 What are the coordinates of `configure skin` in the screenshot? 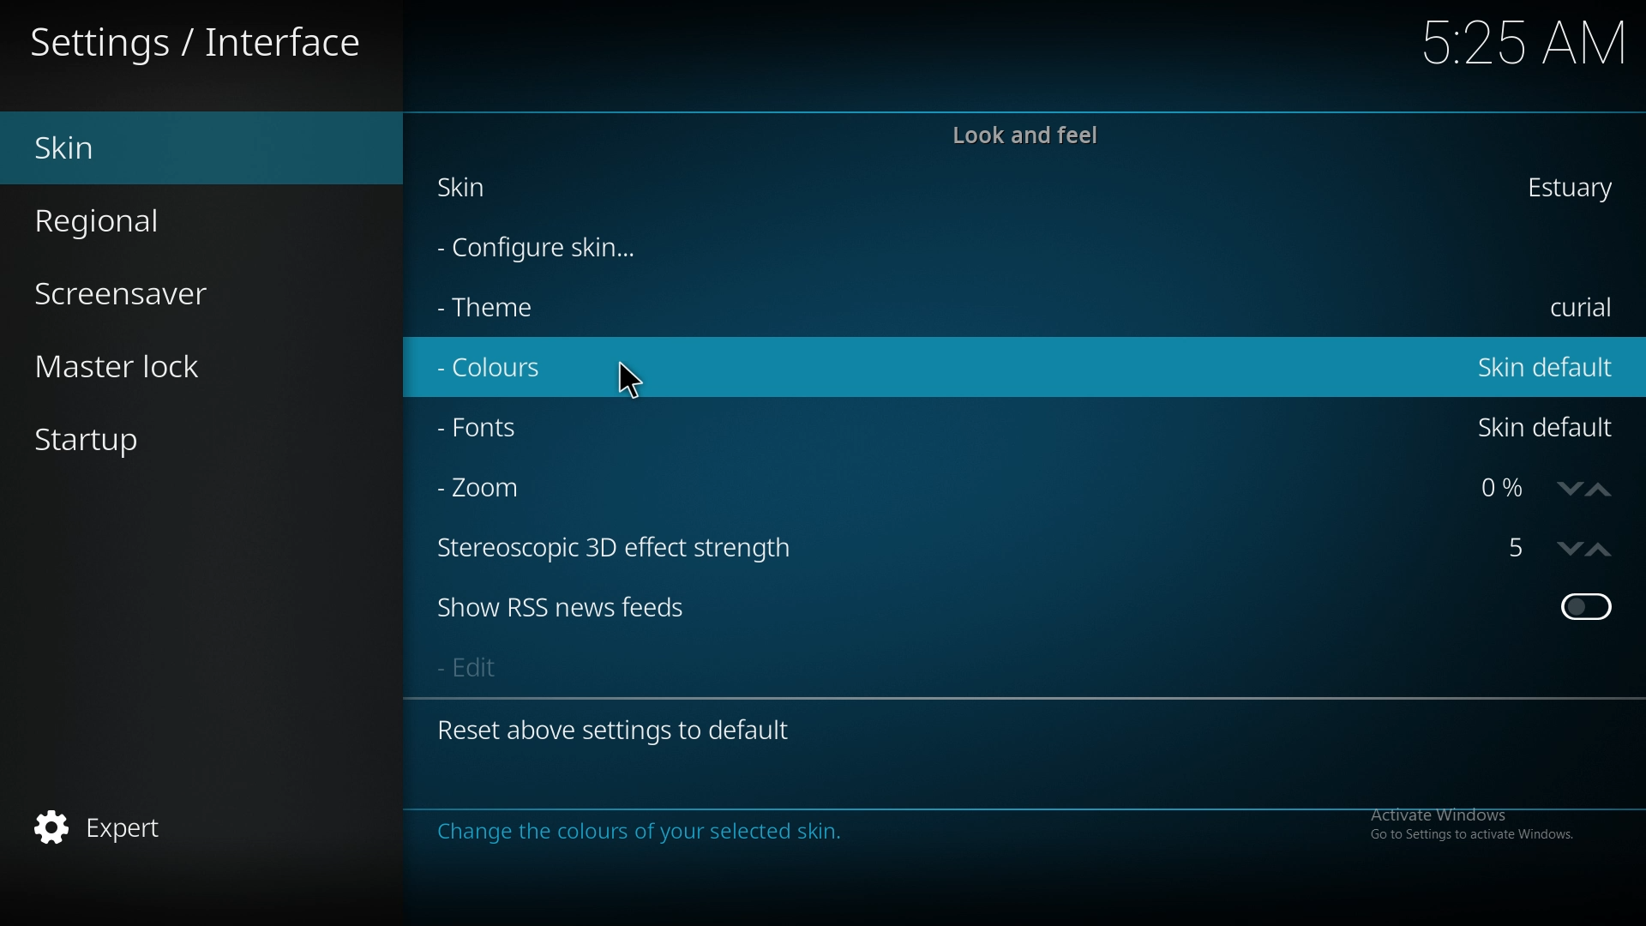 It's located at (548, 250).